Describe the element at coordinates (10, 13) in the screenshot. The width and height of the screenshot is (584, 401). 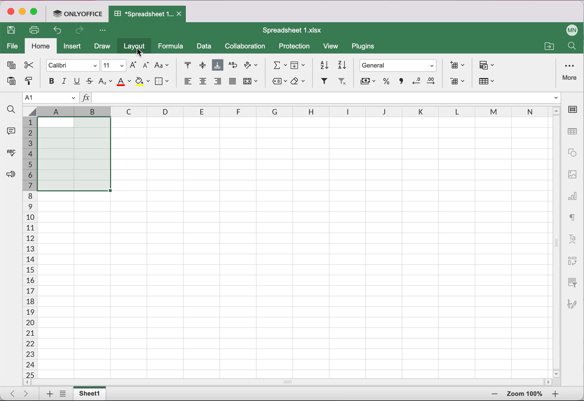
I see `close` at that location.